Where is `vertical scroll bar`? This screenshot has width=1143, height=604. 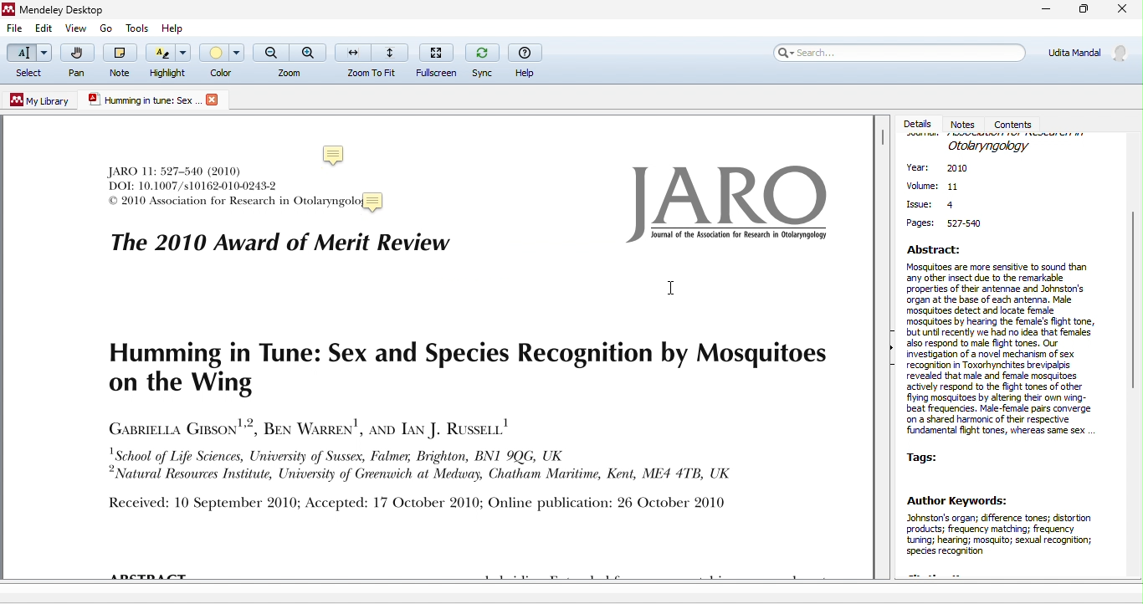 vertical scroll bar is located at coordinates (1132, 296).